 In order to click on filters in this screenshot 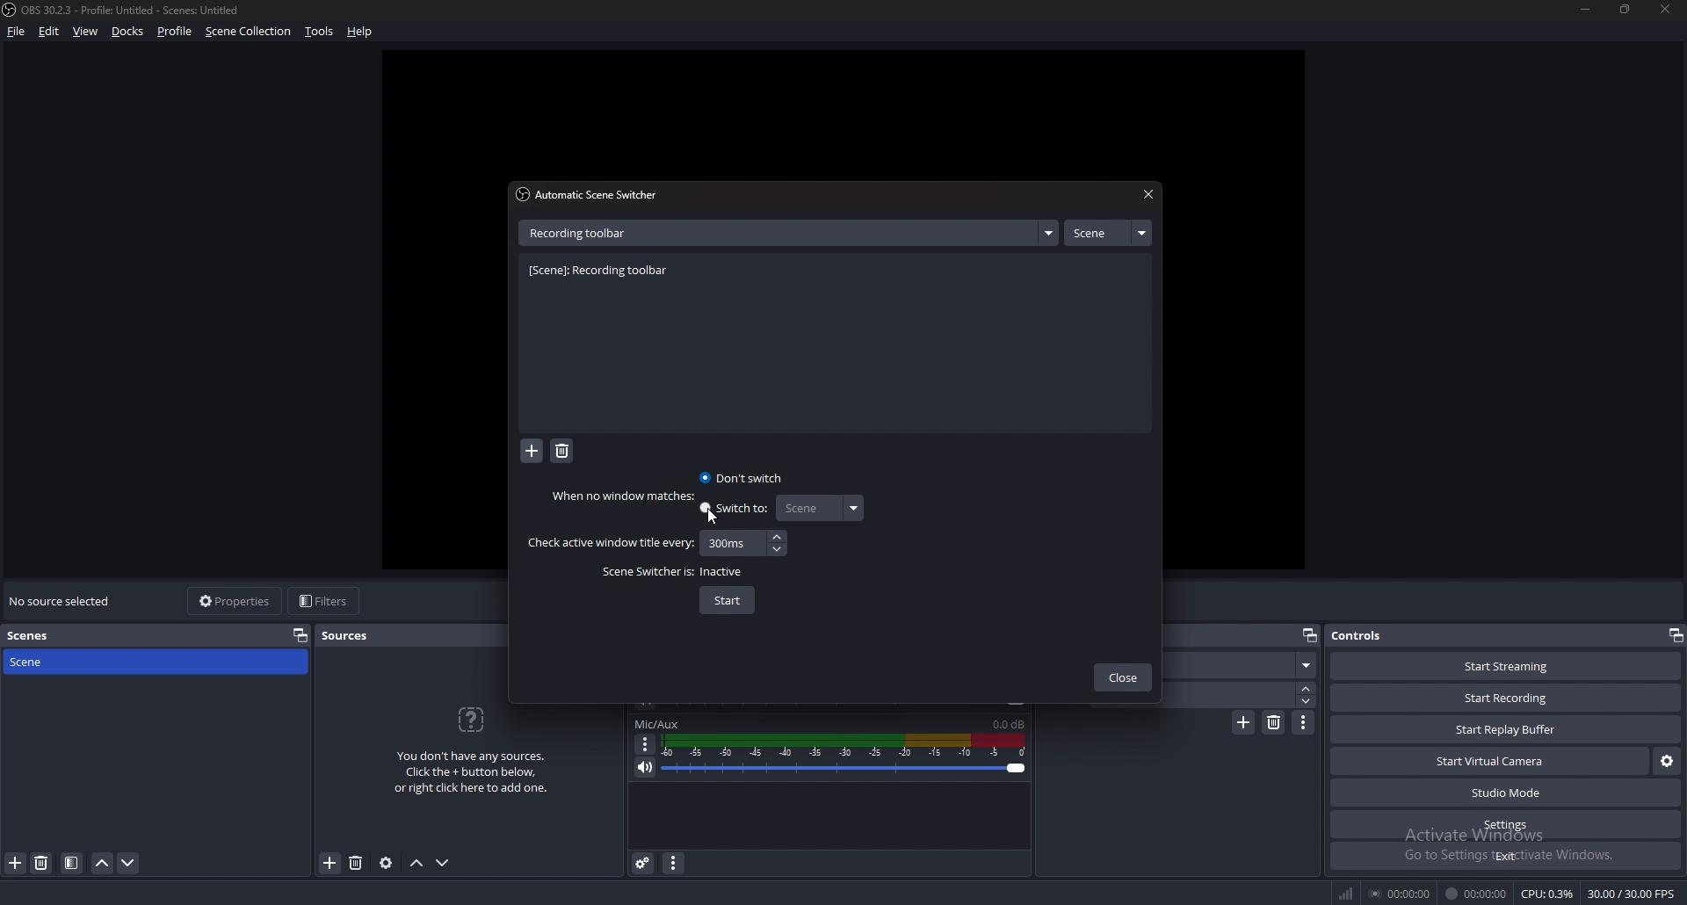, I will do `click(326, 600)`.